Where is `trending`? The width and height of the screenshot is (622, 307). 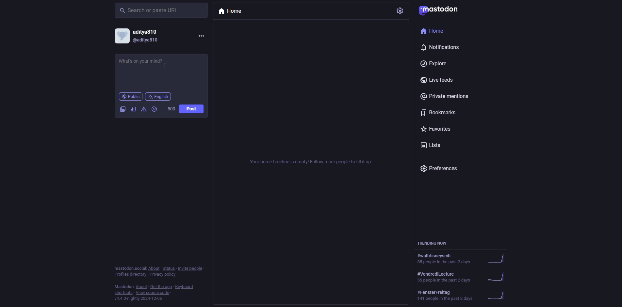
trending is located at coordinates (464, 296).